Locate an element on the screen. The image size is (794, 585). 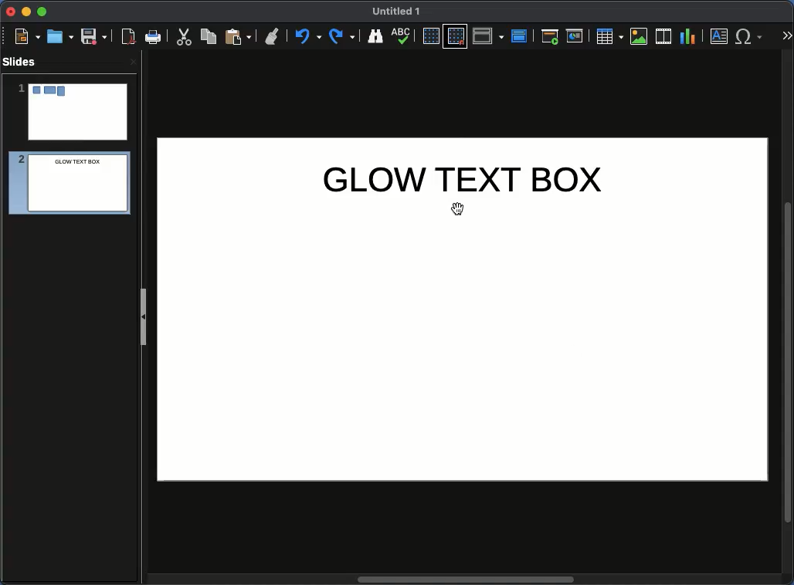
Find is located at coordinates (375, 36).